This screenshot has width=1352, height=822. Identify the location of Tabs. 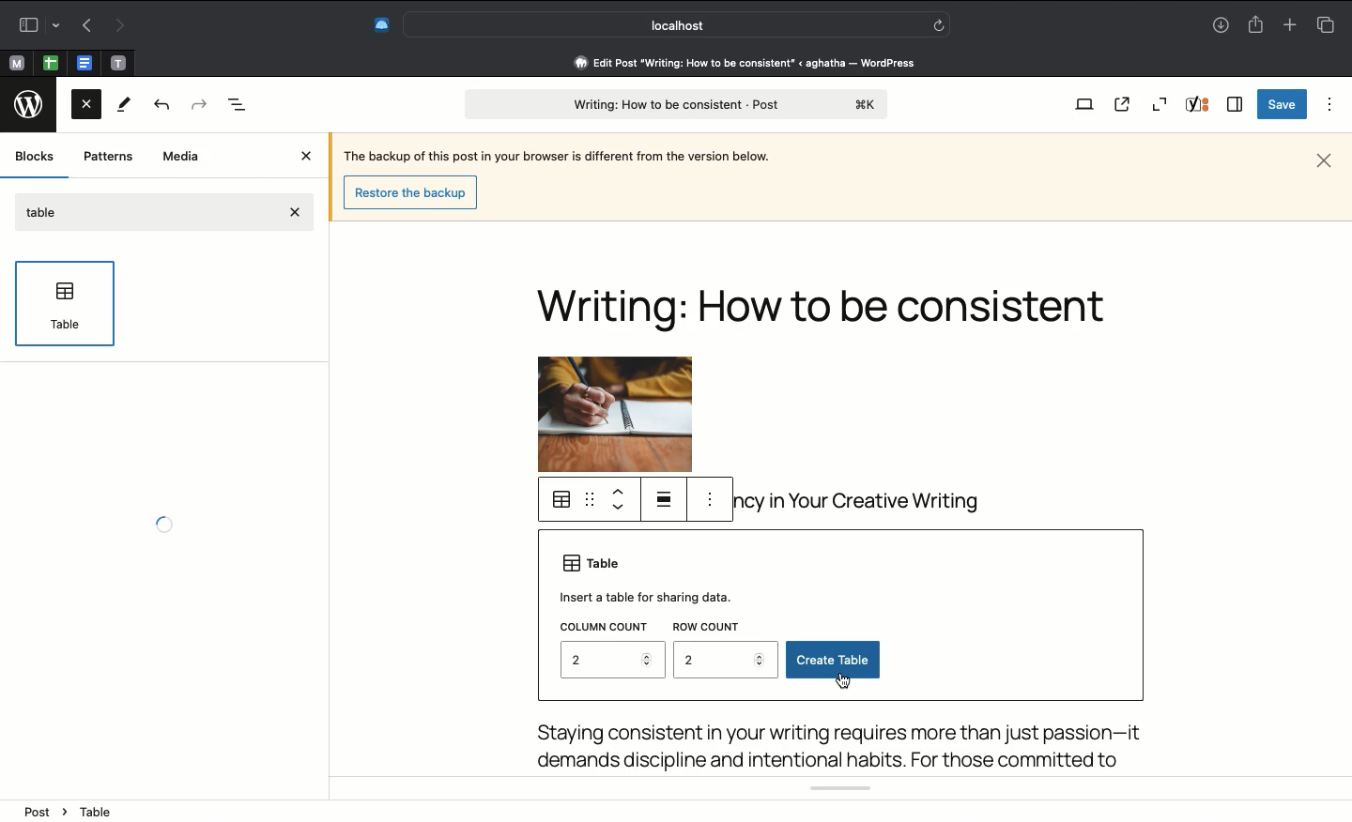
(1327, 24).